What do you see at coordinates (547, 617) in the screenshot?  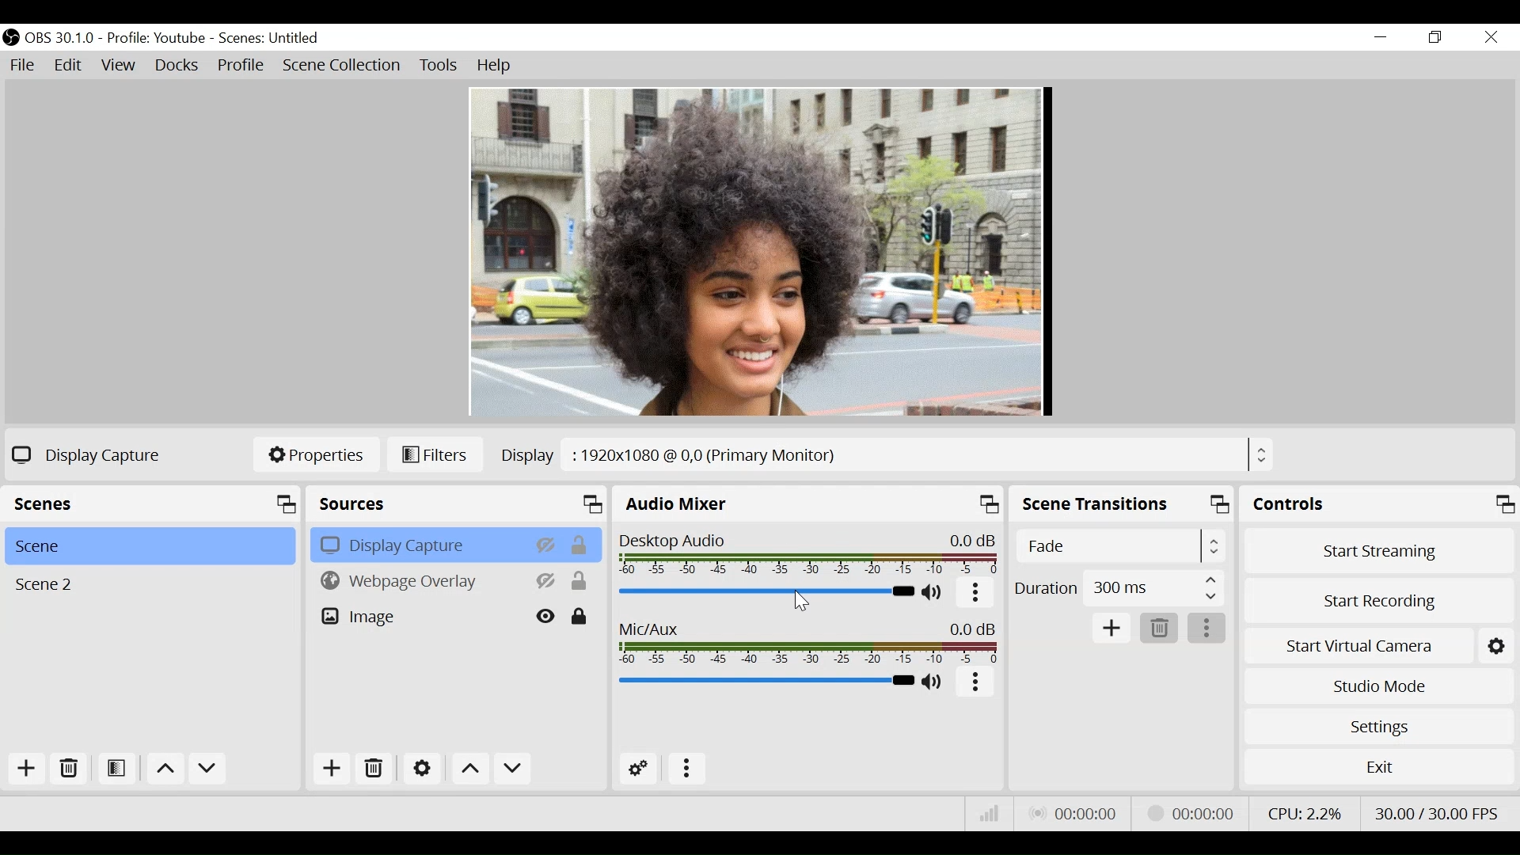 I see `hide/display` at bounding box center [547, 617].